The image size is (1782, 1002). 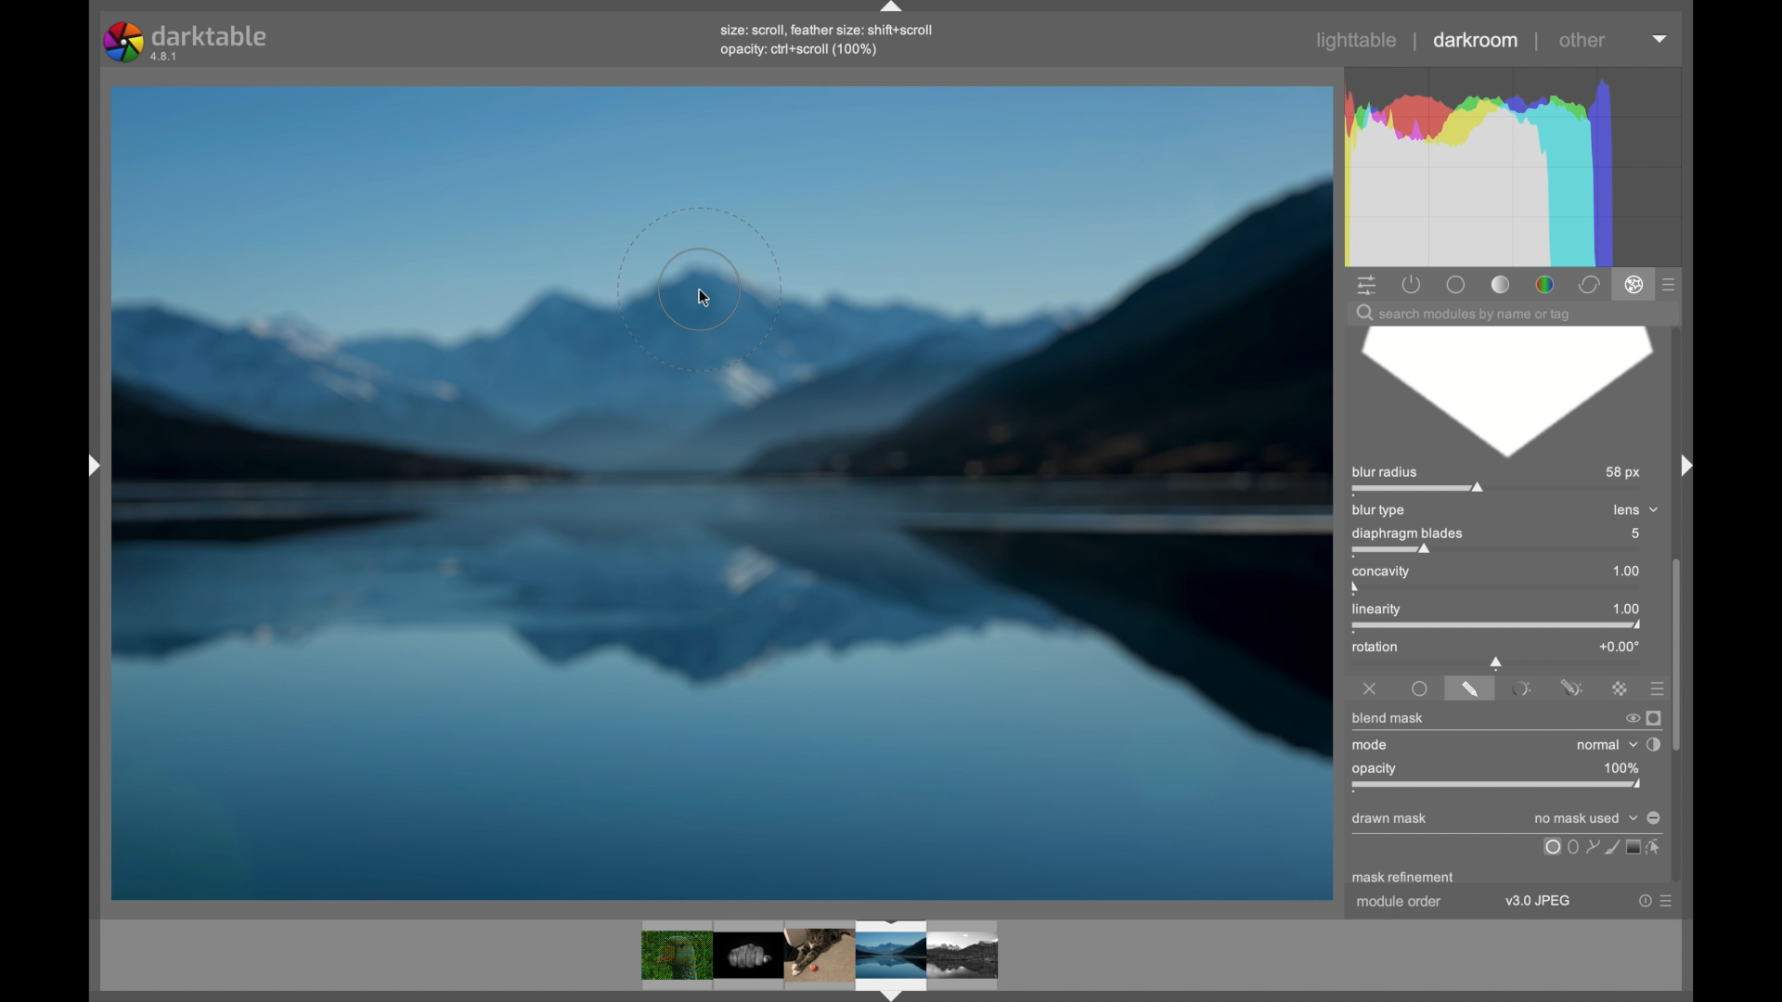 I want to click on diaphragm blades, so click(x=1410, y=540).